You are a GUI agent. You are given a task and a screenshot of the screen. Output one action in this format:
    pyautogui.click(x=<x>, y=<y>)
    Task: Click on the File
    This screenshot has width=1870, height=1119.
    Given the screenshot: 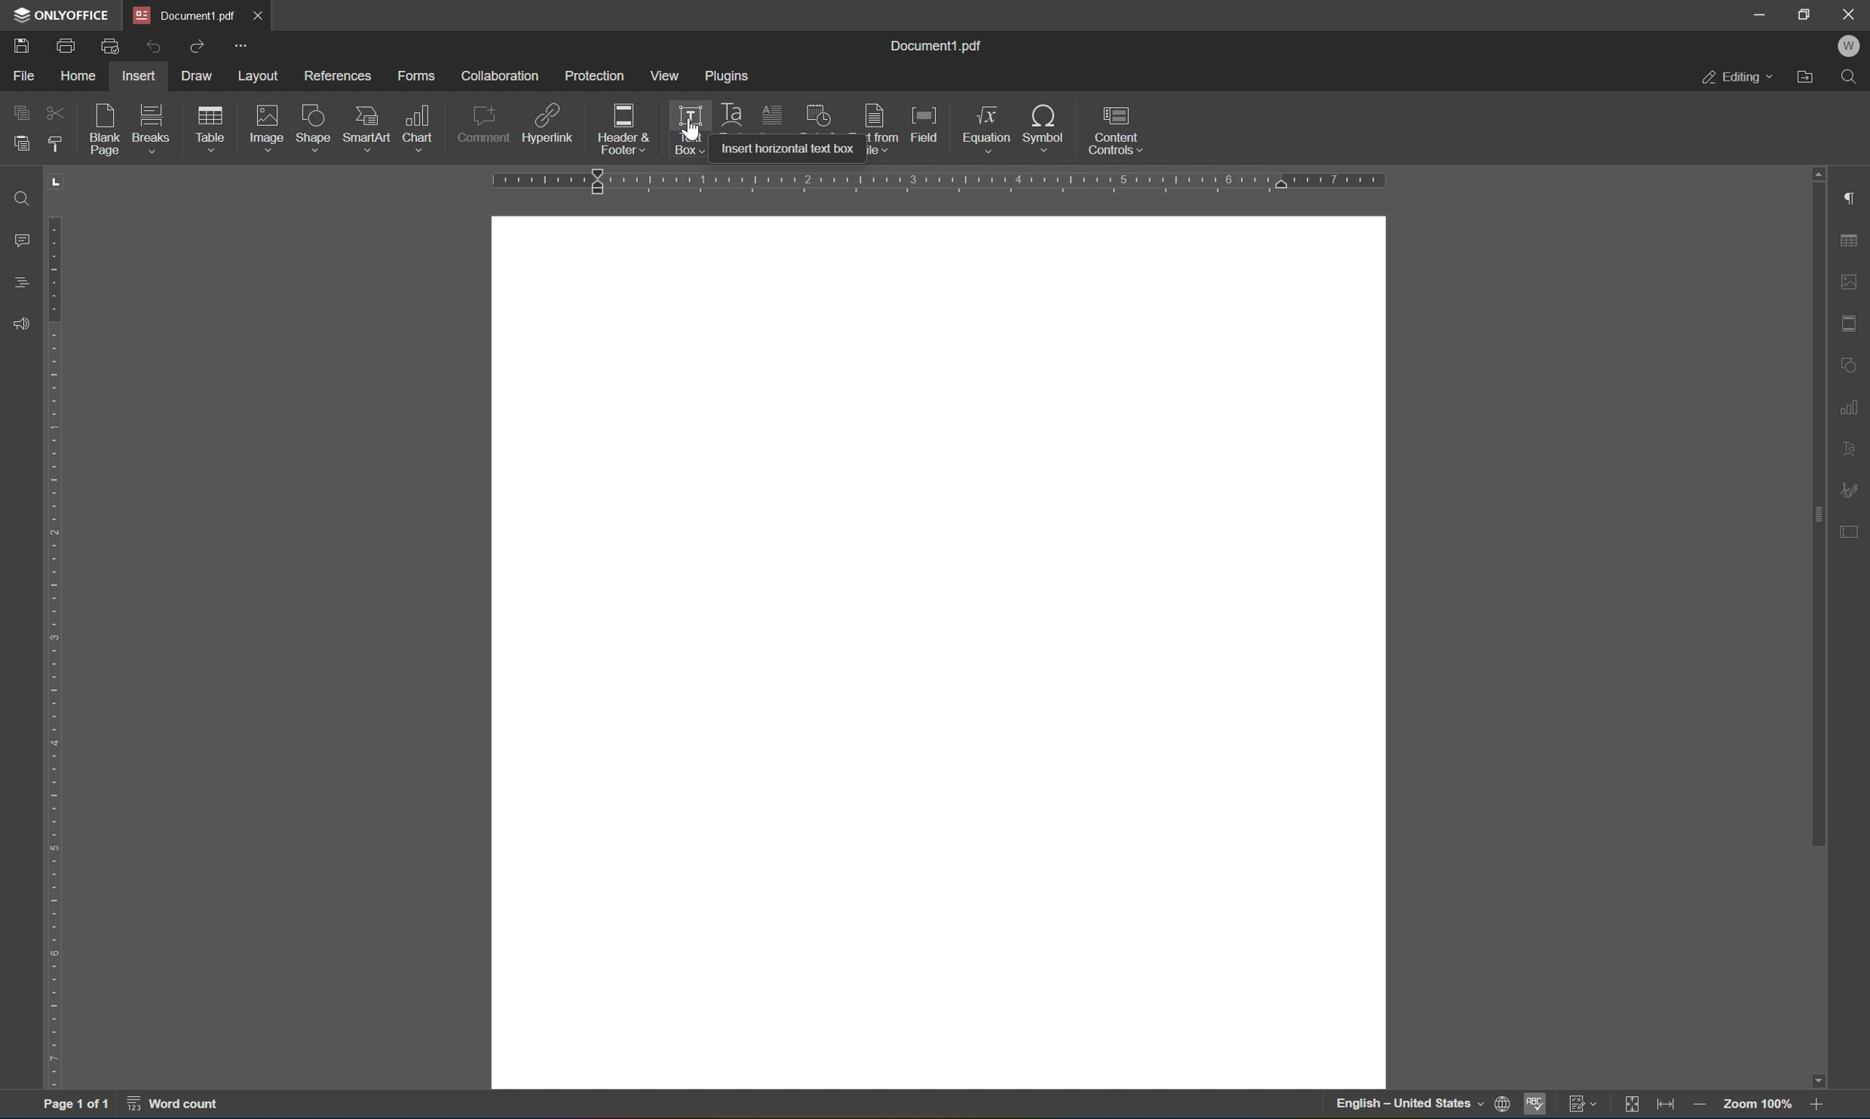 What is the action you would take?
    pyautogui.click(x=25, y=78)
    